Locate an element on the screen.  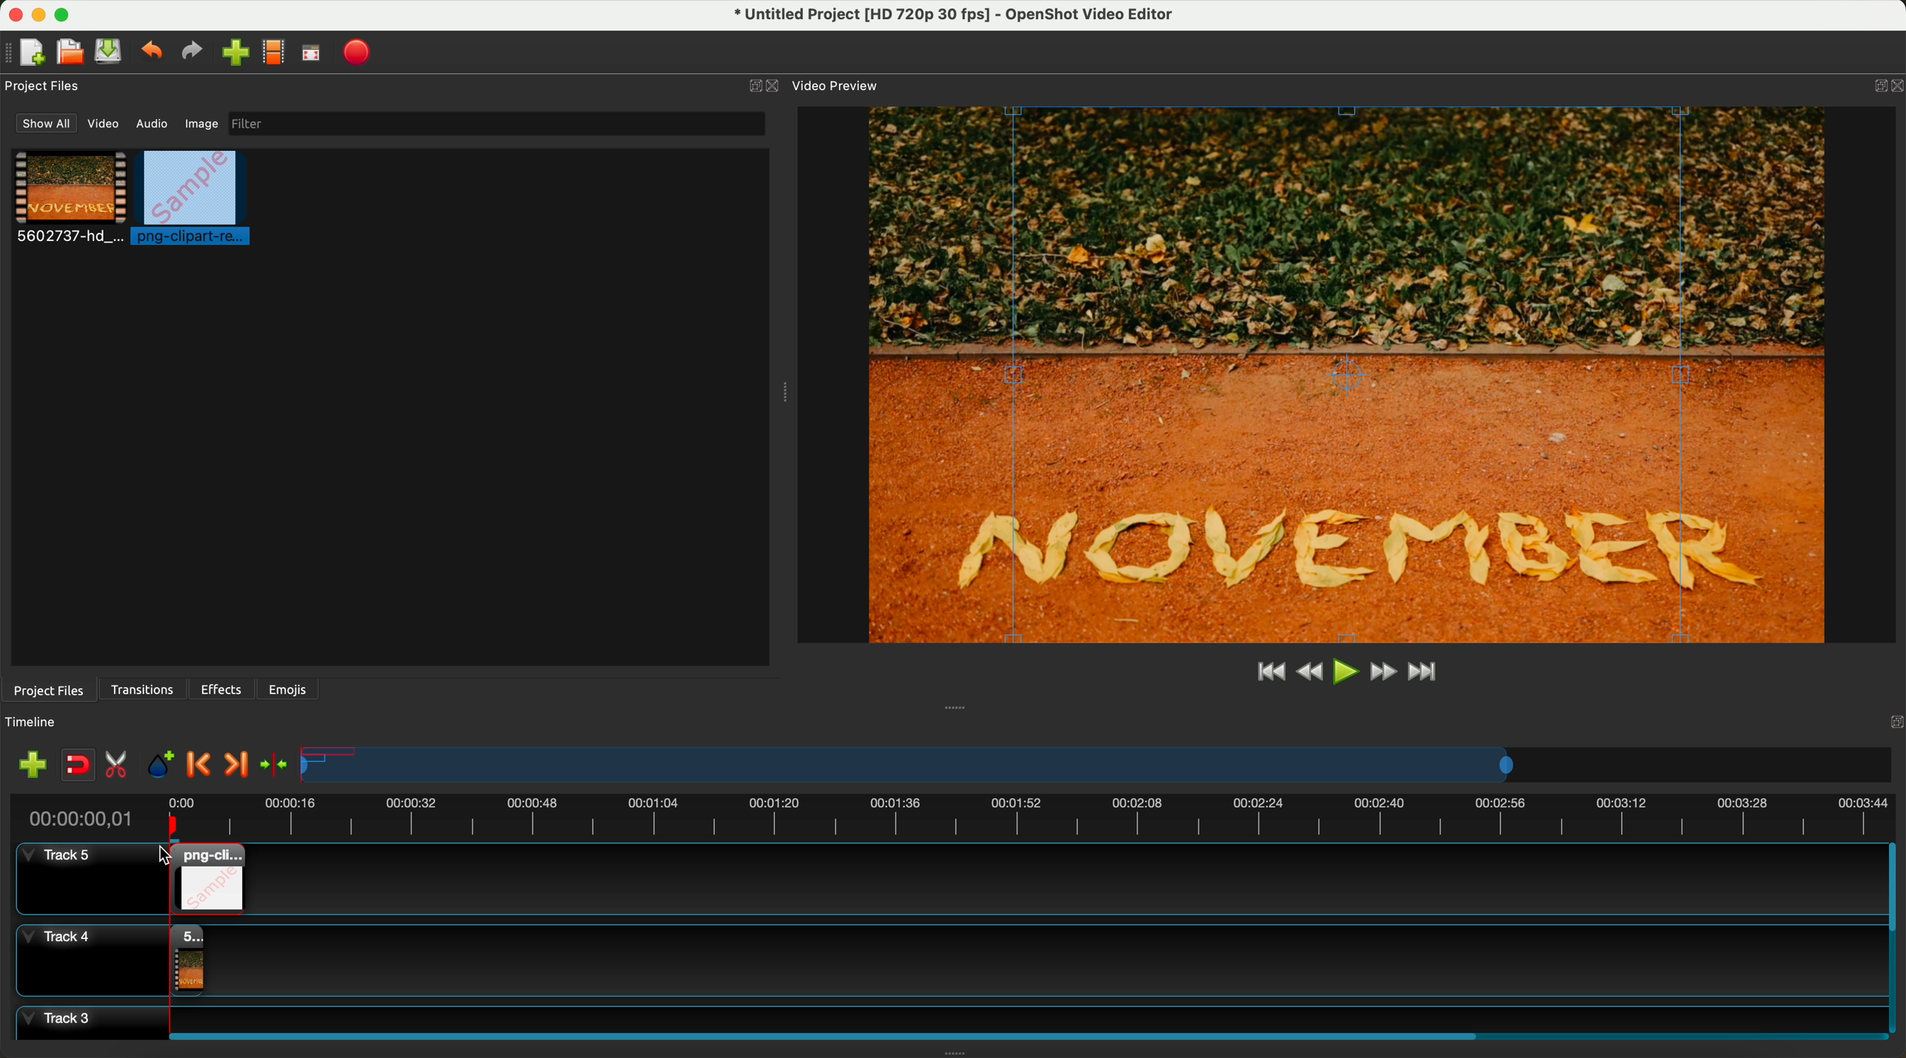
BUTTON is located at coordinates (1876, 82).